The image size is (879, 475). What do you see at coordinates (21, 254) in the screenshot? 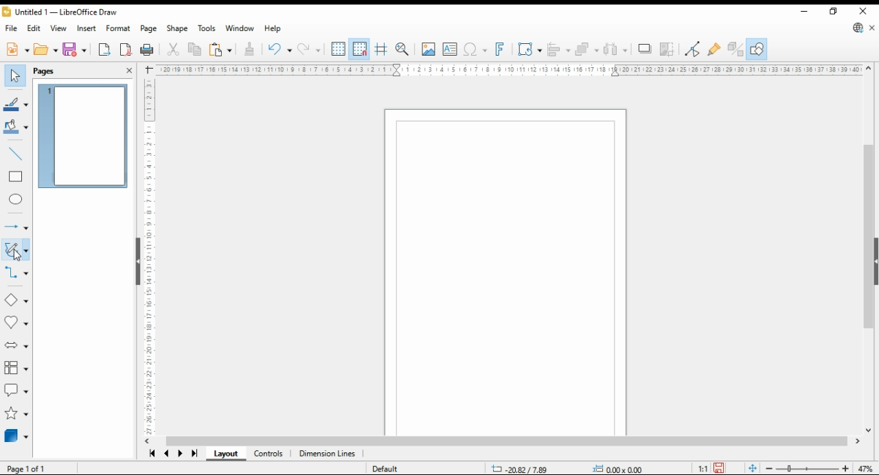
I see `mouse pointer` at bounding box center [21, 254].